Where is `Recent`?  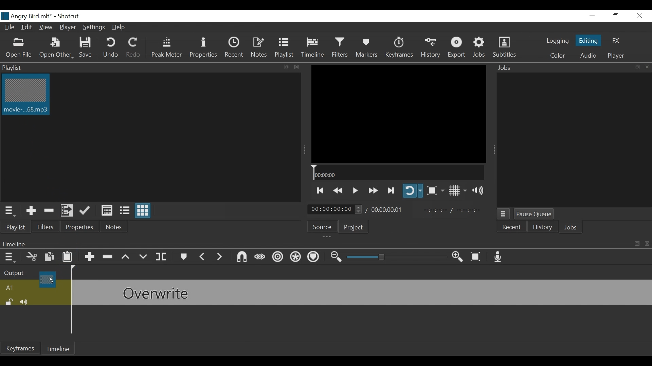
Recent is located at coordinates (512, 227).